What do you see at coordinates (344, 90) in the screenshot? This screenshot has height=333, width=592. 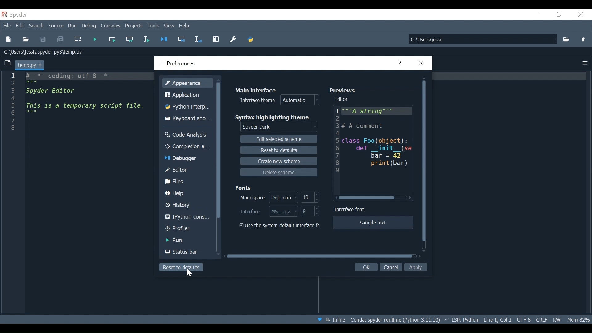 I see `Previews` at bounding box center [344, 90].